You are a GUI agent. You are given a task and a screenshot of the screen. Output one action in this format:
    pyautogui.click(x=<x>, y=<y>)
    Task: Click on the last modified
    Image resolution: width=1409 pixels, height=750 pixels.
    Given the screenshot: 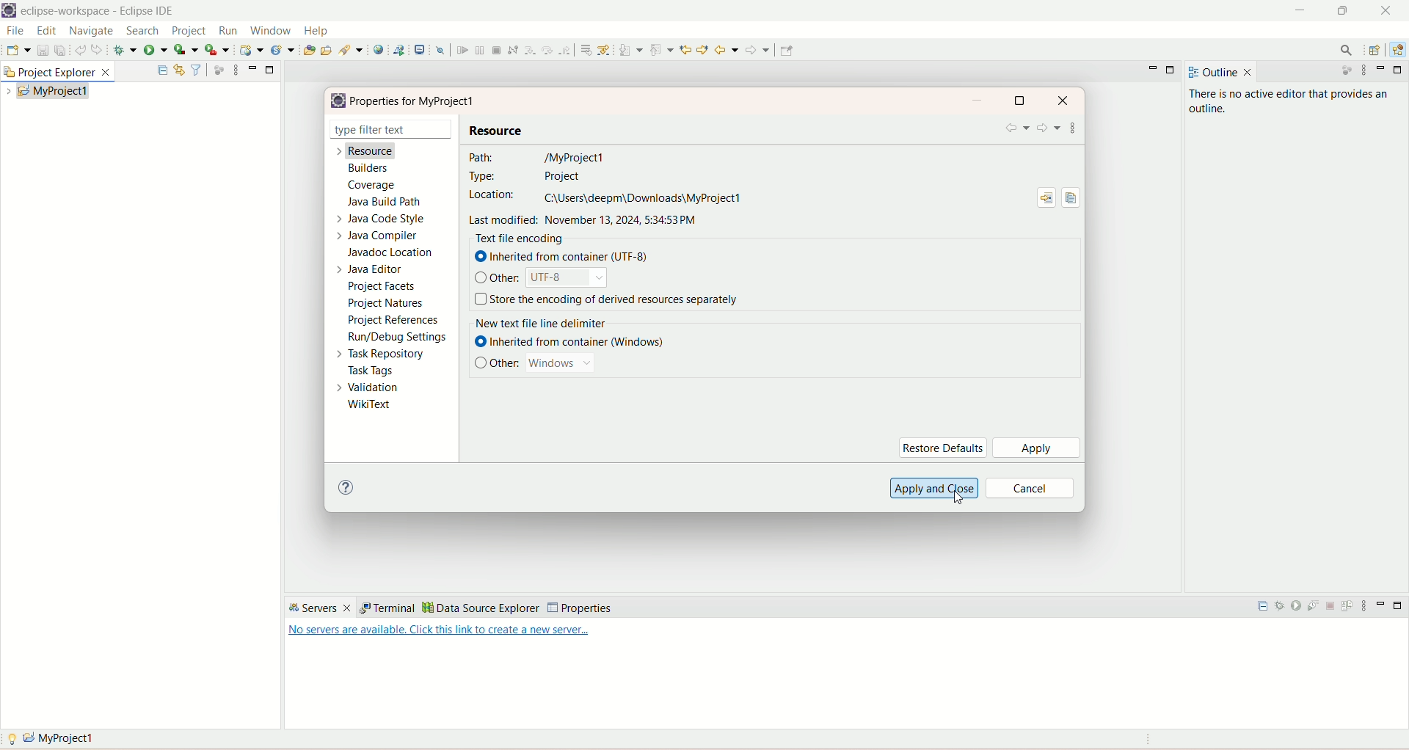 What is the action you would take?
    pyautogui.click(x=587, y=221)
    